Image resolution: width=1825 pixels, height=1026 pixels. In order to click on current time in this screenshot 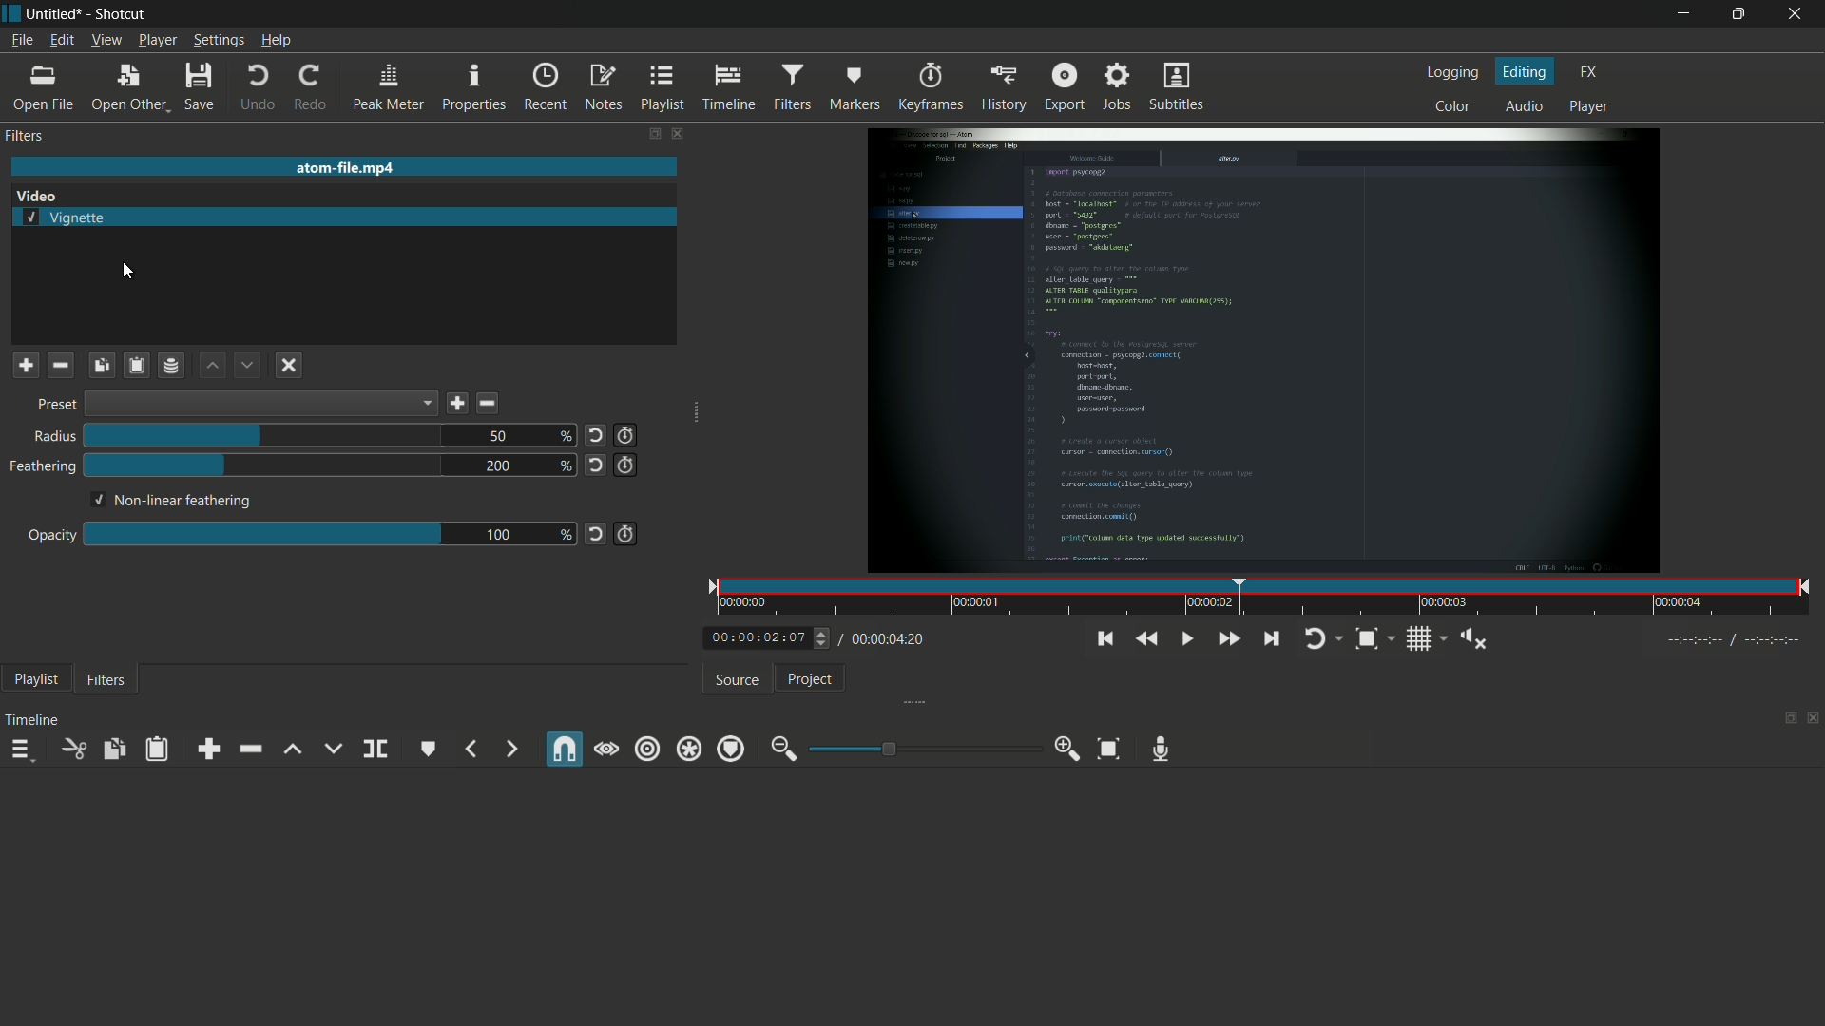, I will do `click(758, 636)`.